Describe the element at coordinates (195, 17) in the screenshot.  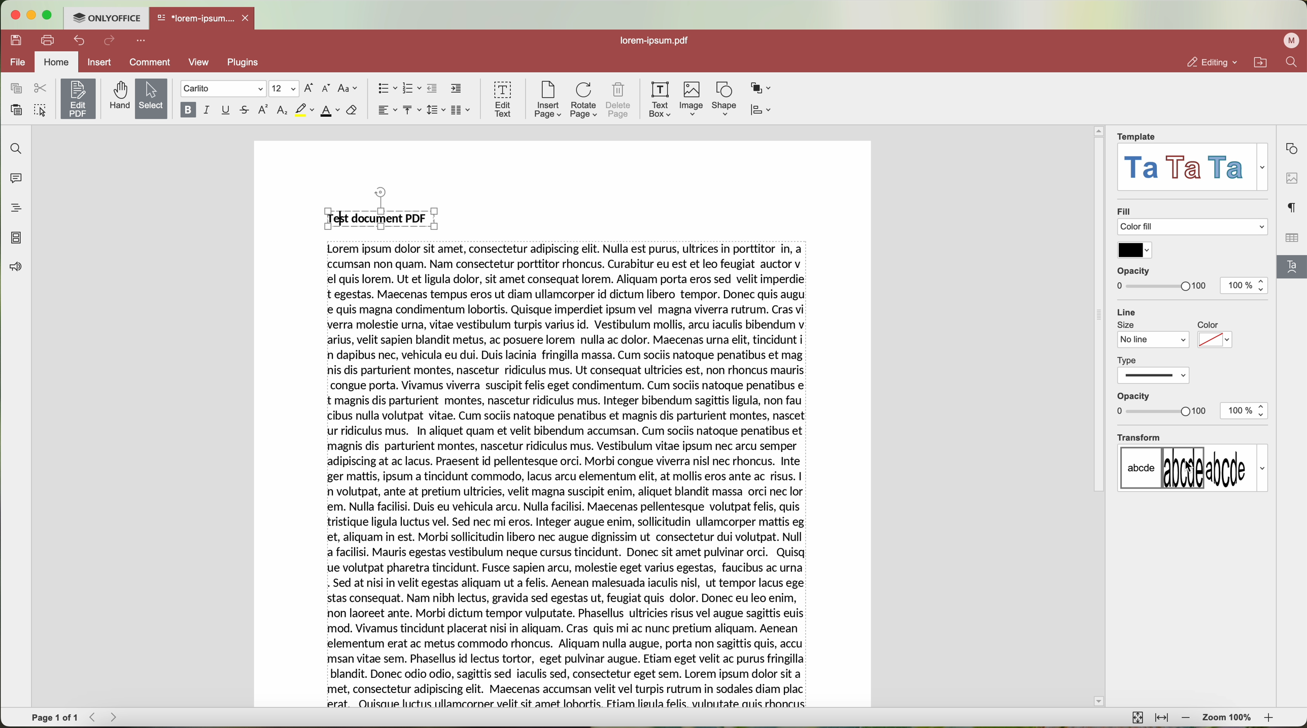
I see `*lorem-ipsum....` at that location.